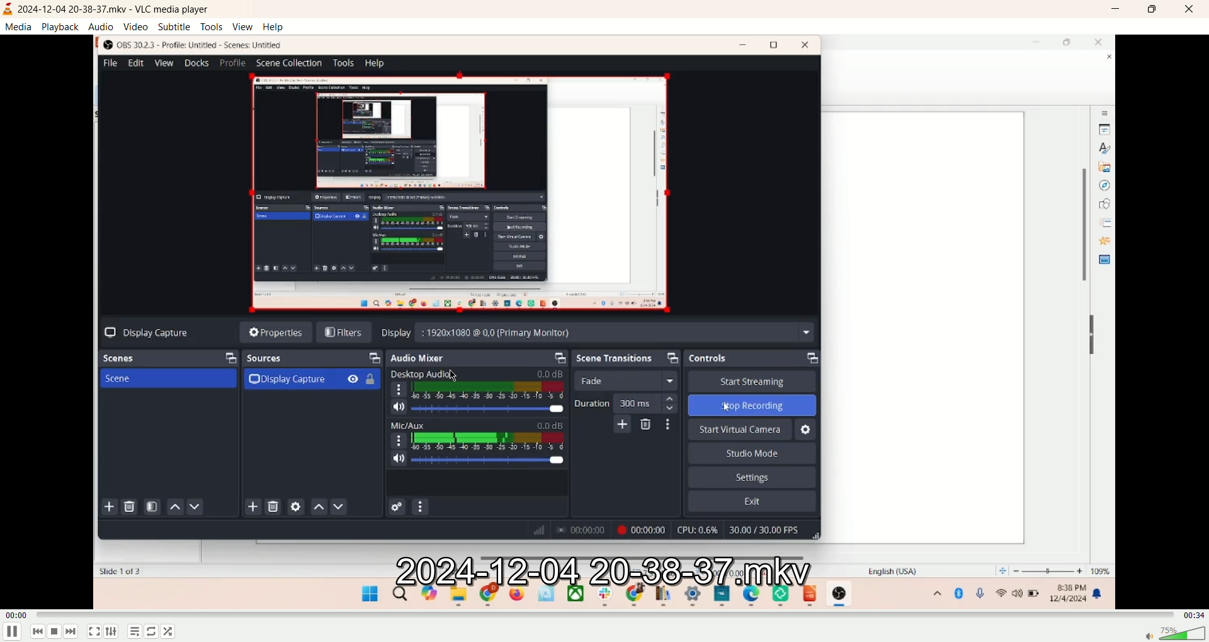  Describe the element at coordinates (119, 8) in the screenshot. I see `2024-12-04-20-38-37.mkv - VLC media payer` at that location.